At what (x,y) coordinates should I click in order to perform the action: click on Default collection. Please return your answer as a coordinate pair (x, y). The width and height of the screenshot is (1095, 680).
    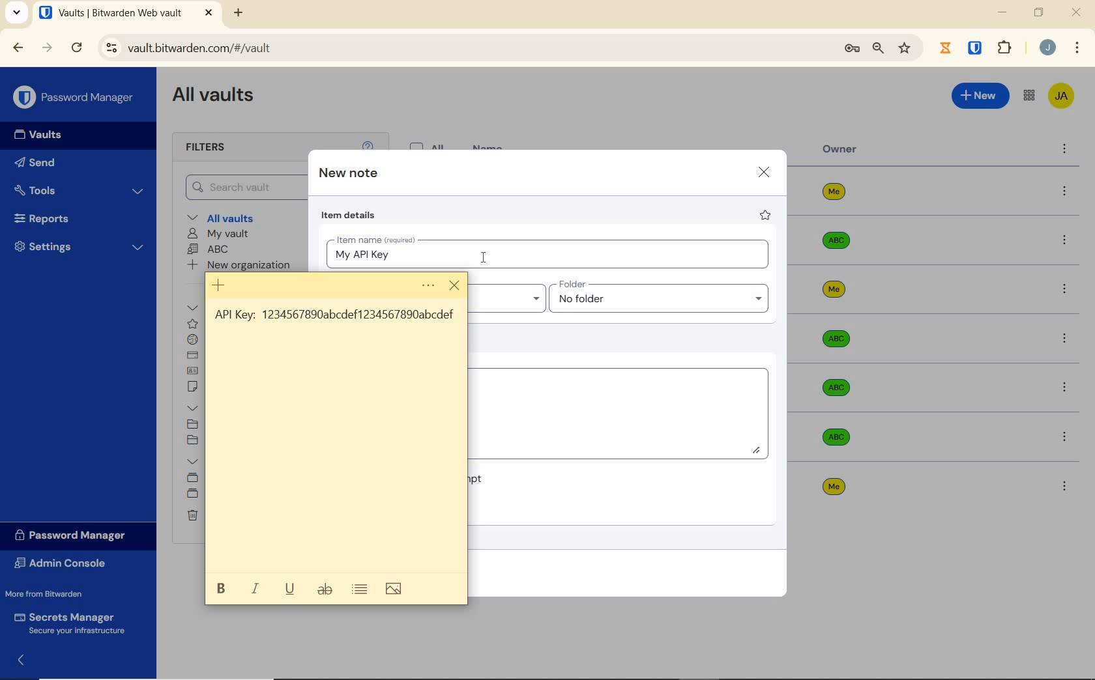
    Looking at the image, I should click on (192, 479).